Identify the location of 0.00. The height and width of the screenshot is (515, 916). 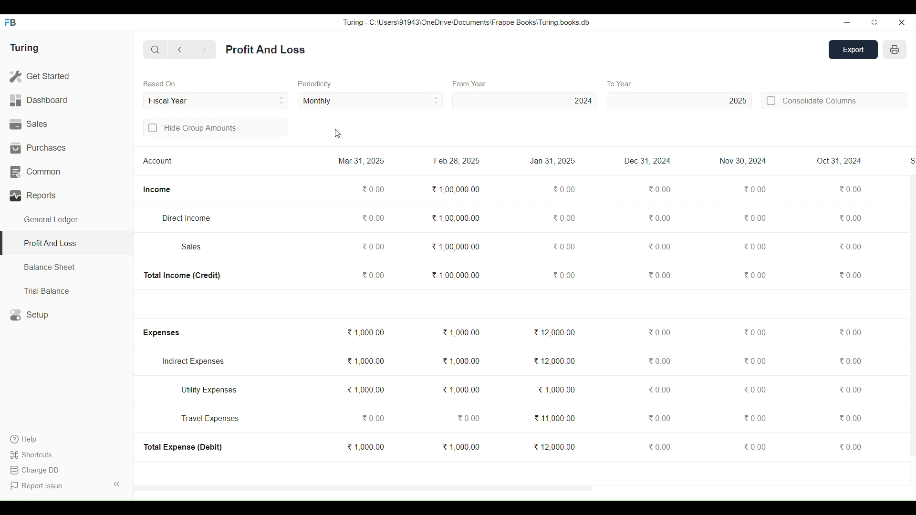
(754, 447).